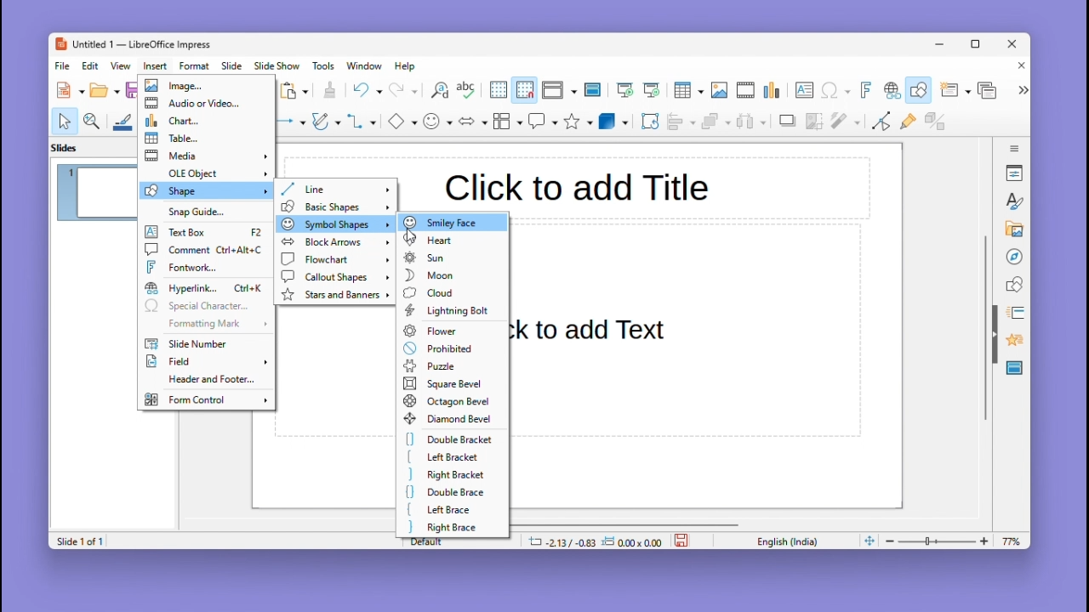  I want to click on dimensions, so click(595, 541).